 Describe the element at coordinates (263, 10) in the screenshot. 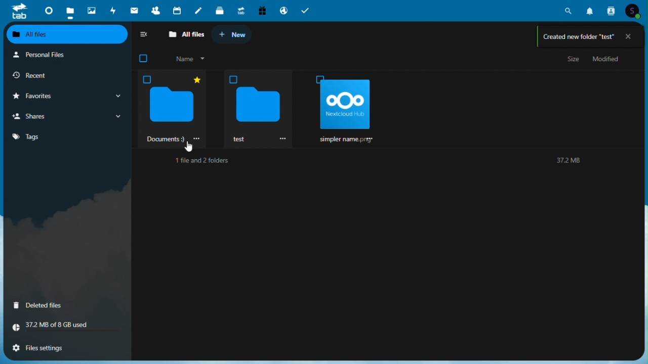

I see `Free trial` at that location.